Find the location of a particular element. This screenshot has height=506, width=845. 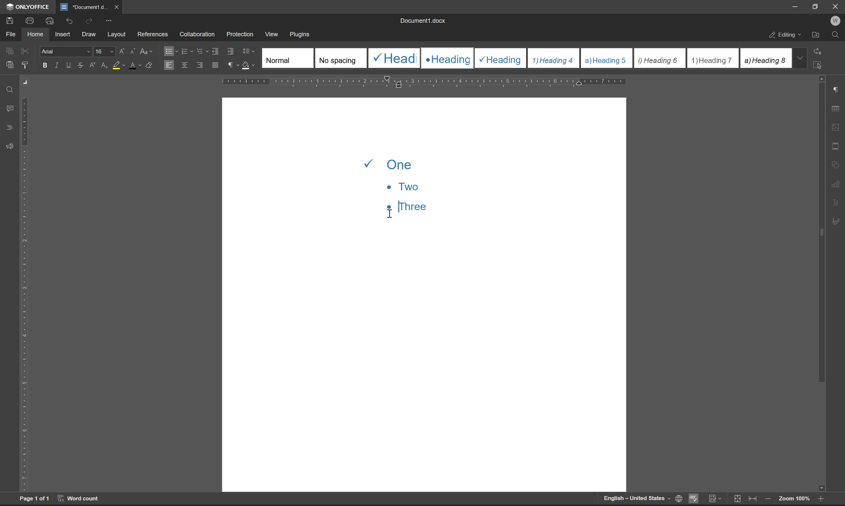

fit to slide is located at coordinates (737, 499).